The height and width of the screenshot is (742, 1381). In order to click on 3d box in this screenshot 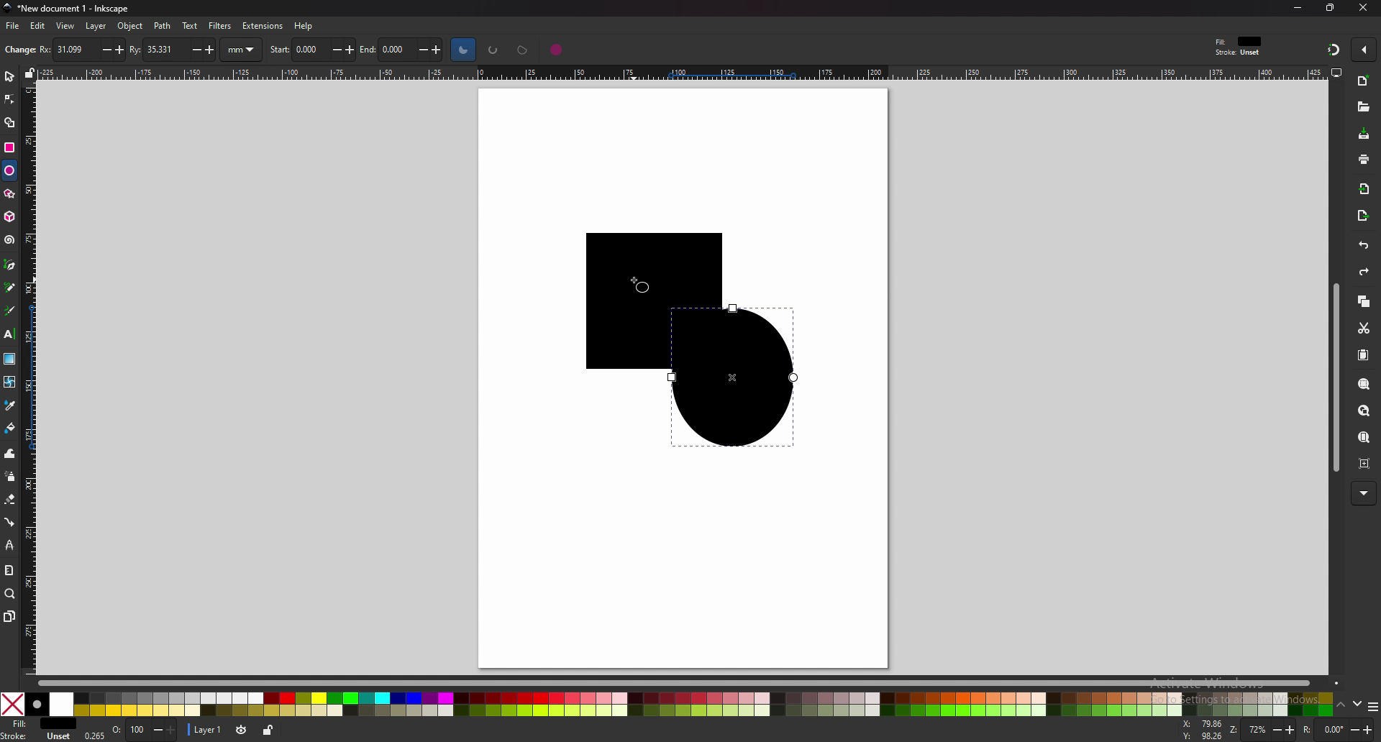, I will do `click(9, 216)`.